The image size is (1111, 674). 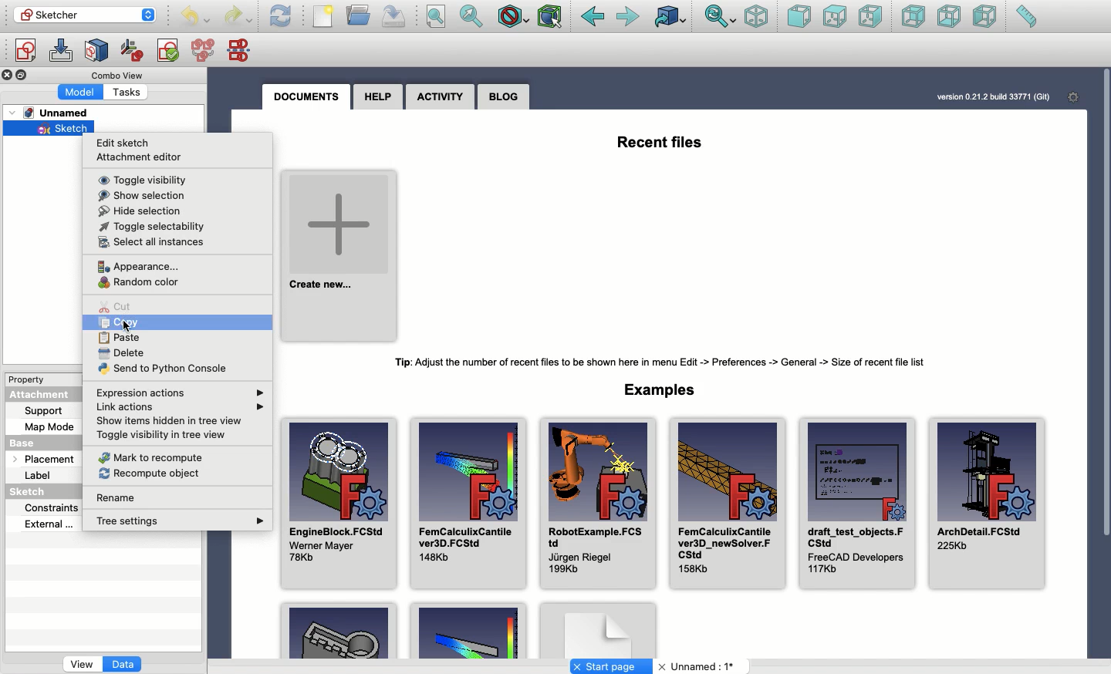 What do you see at coordinates (40, 476) in the screenshot?
I see `Label` at bounding box center [40, 476].